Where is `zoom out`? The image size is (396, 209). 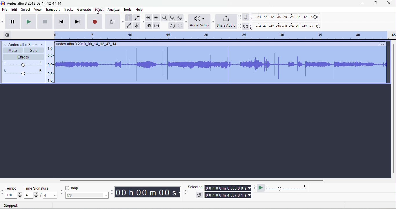
zoom out is located at coordinates (157, 18).